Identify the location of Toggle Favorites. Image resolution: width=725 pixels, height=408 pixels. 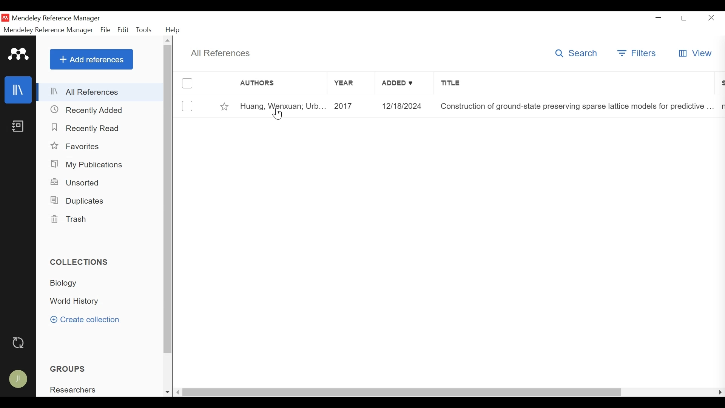
(225, 106).